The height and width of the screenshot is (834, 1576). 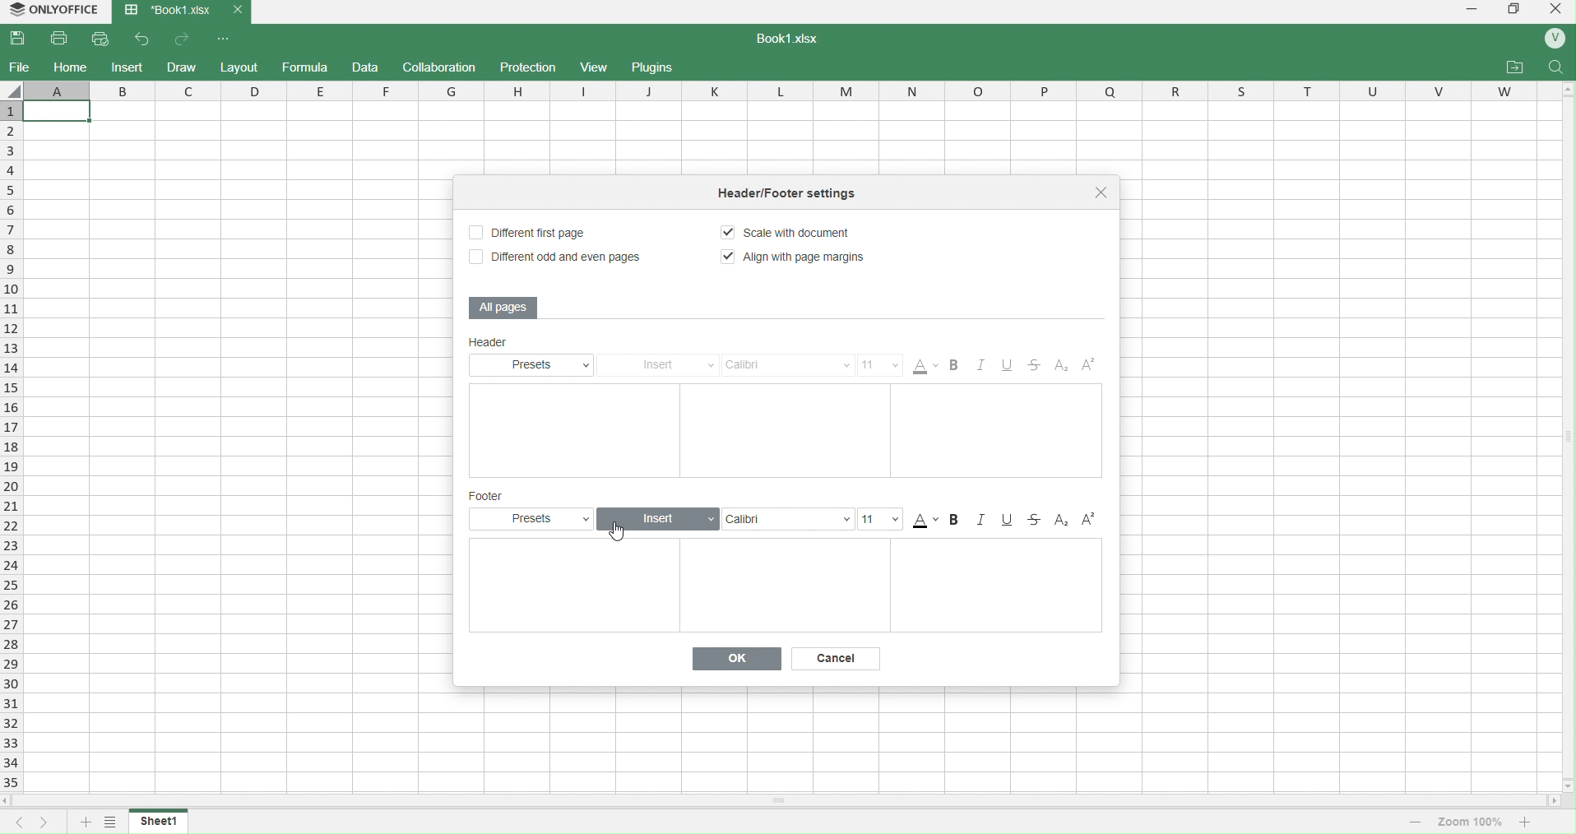 What do you see at coordinates (184, 39) in the screenshot?
I see `forward` at bounding box center [184, 39].